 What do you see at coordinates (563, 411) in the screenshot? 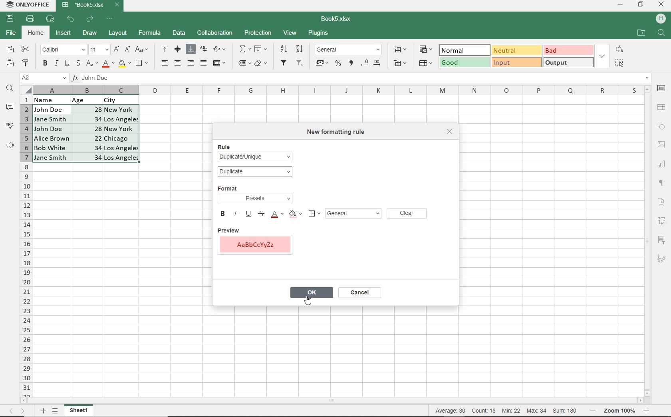
I see `sum` at bounding box center [563, 411].